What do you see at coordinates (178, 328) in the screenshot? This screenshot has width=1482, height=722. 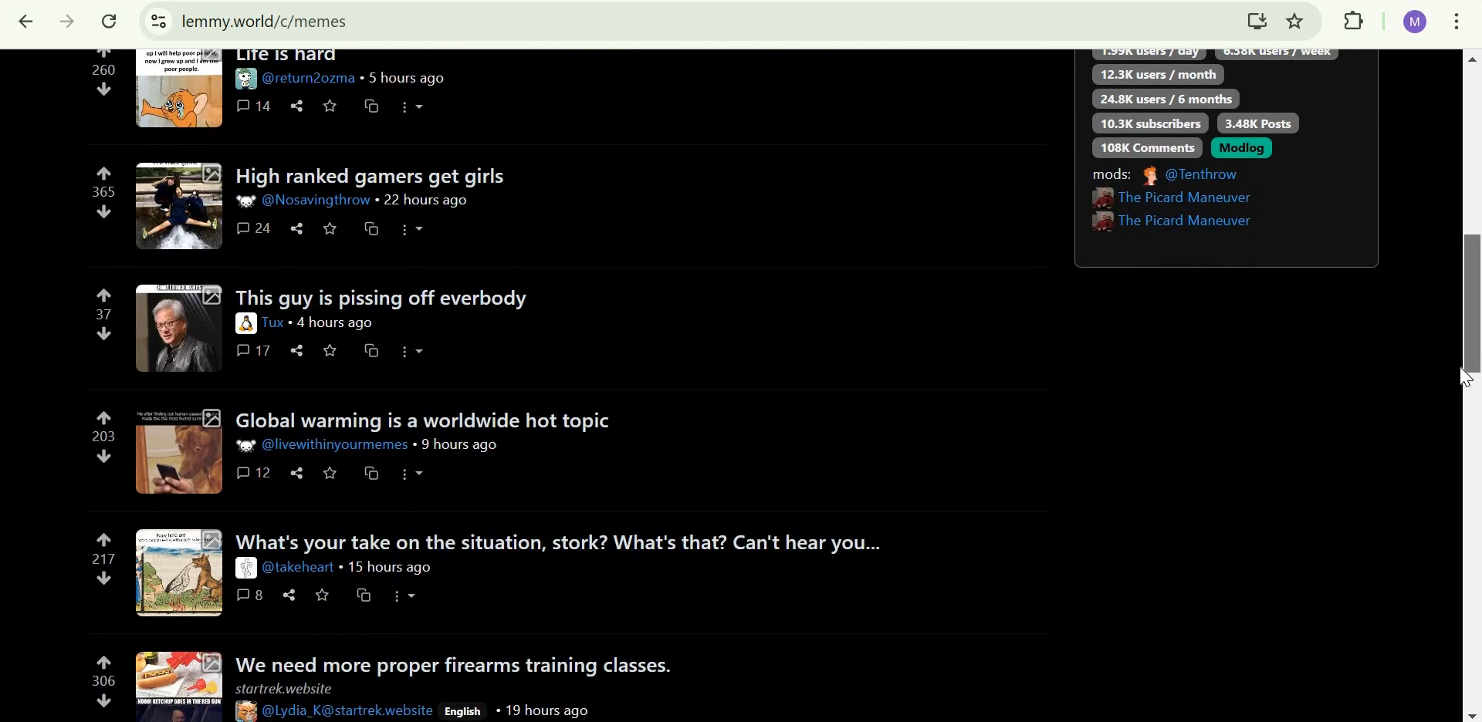 I see `expand here` at bounding box center [178, 328].